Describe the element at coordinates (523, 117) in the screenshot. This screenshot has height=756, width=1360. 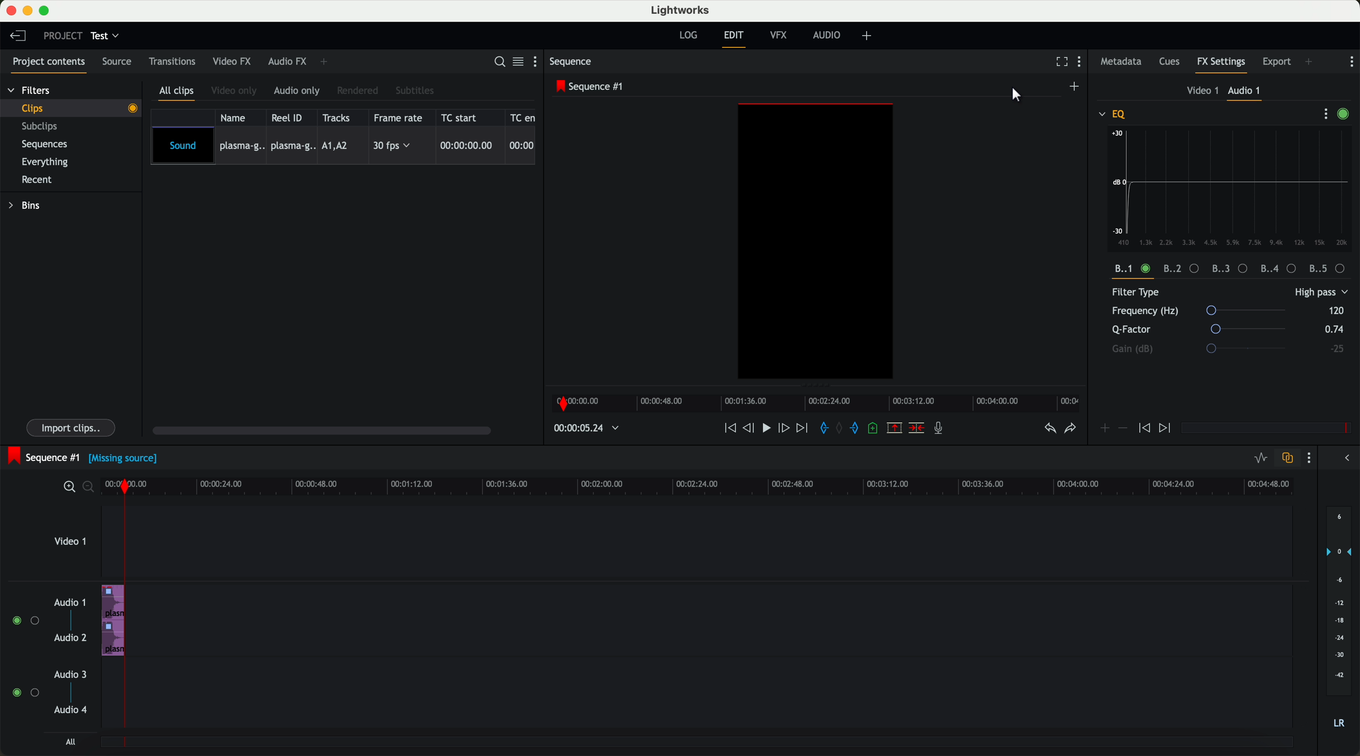
I see `TC en` at that location.